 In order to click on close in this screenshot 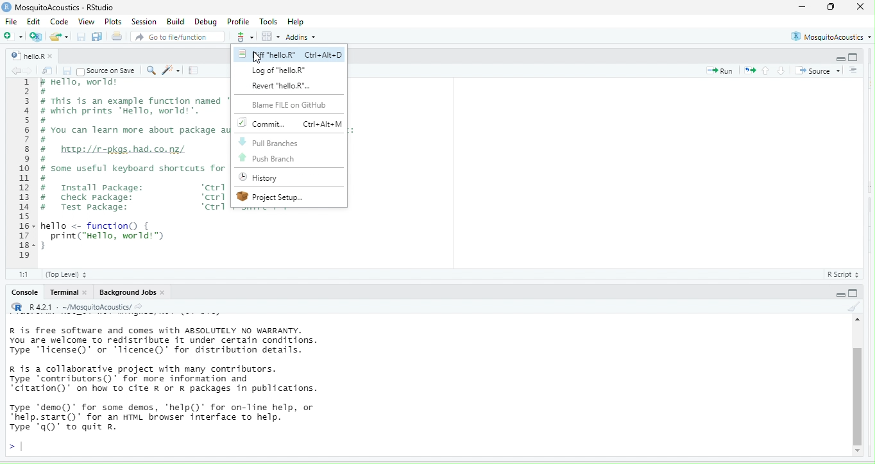, I will do `click(54, 56)`.